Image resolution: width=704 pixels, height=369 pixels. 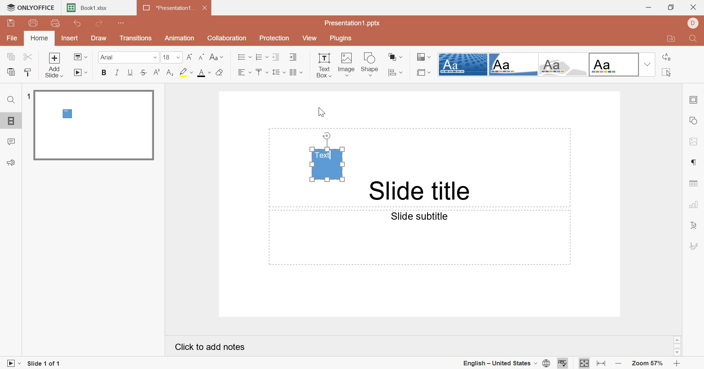 What do you see at coordinates (106, 73) in the screenshot?
I see `Bold` at bounding box center [106, 73].